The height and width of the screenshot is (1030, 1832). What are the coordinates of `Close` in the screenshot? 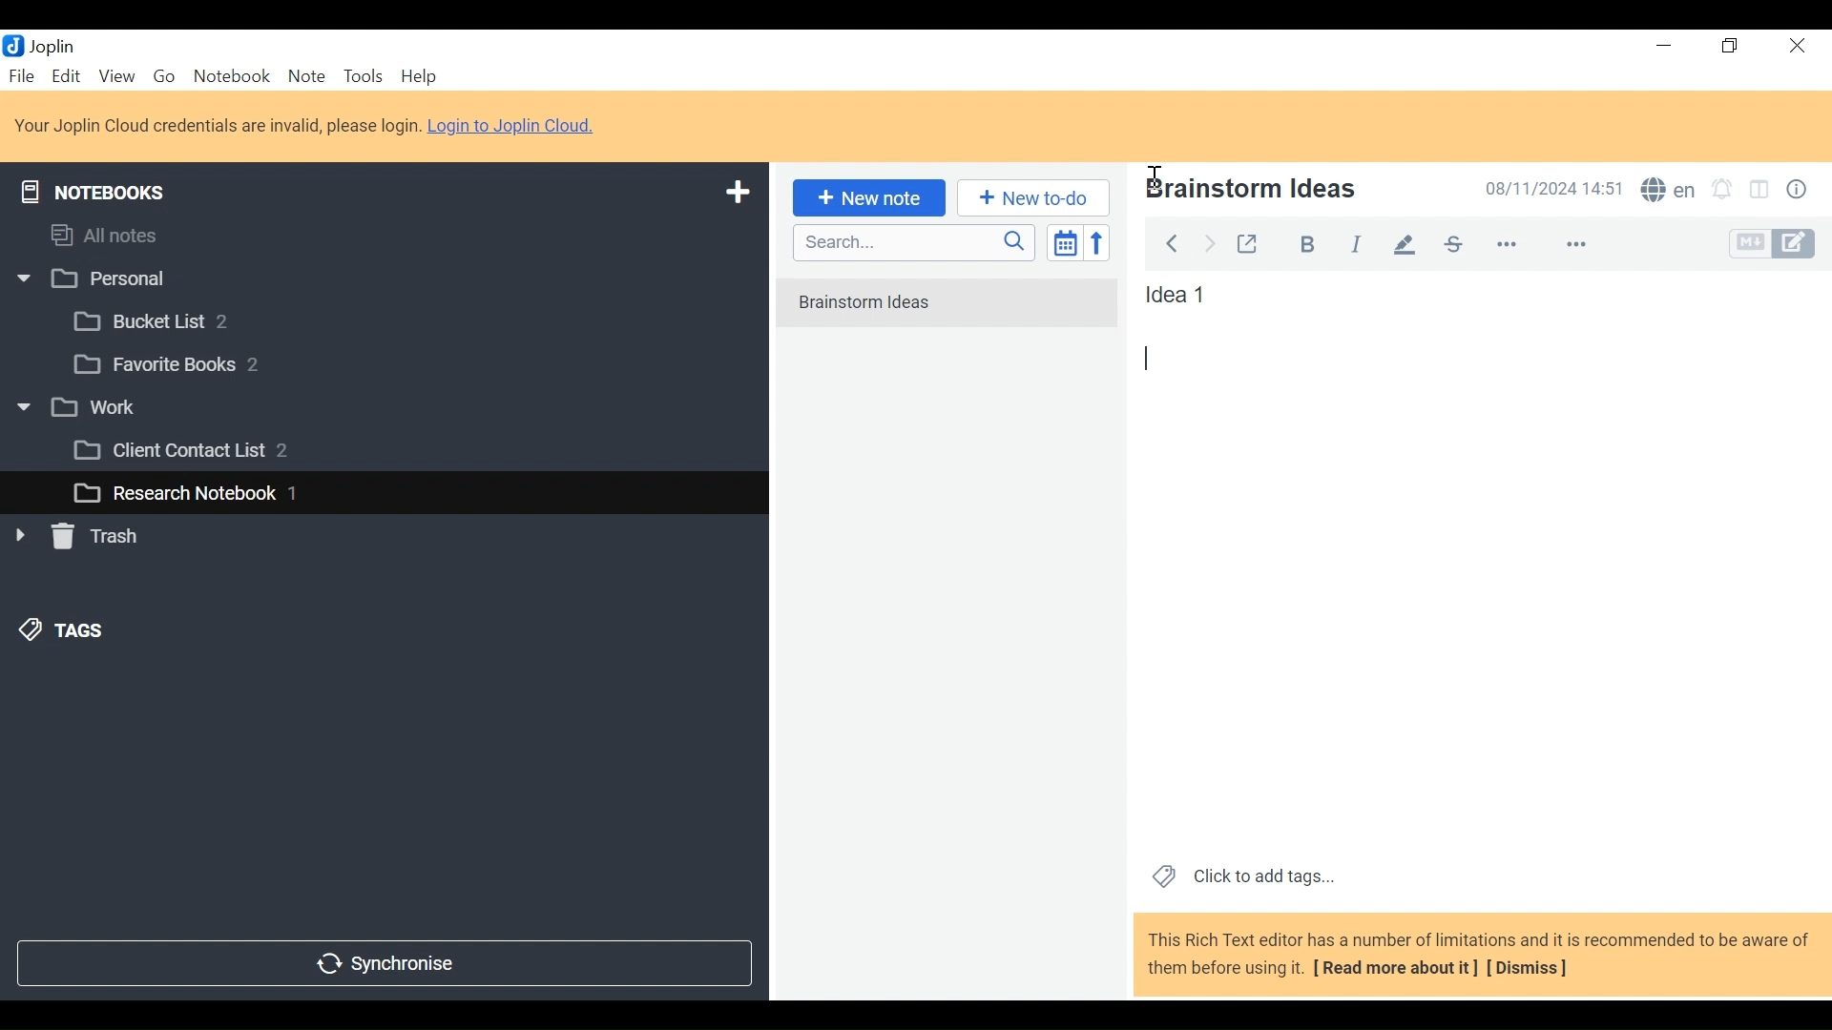 It's located at (1794, 47).